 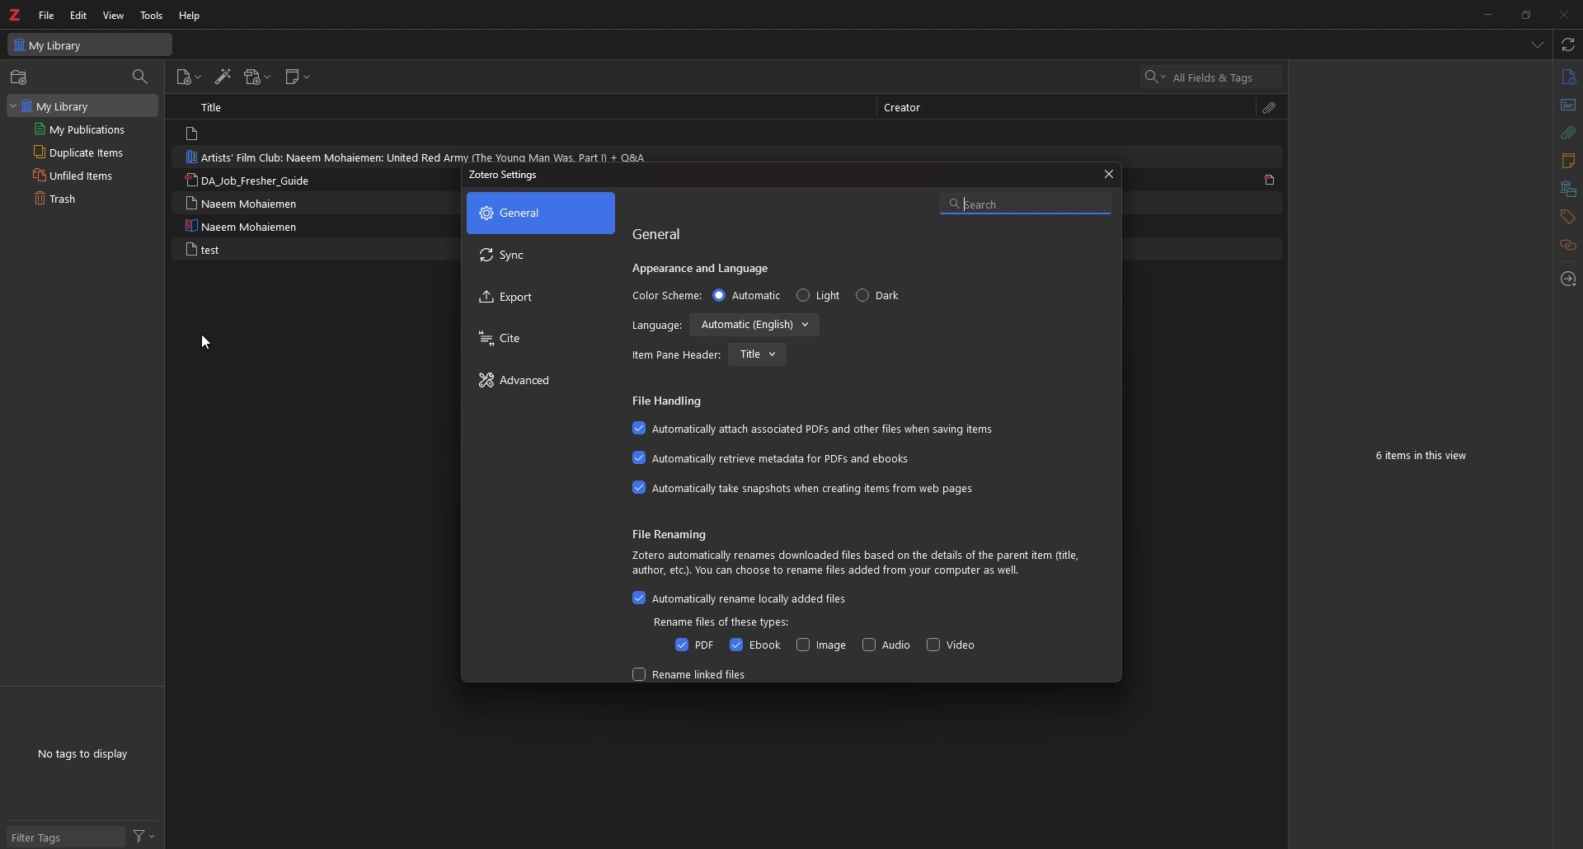 I want to click on automatically attach associated pdf and other files while saving items, so click(x=816, y=429).